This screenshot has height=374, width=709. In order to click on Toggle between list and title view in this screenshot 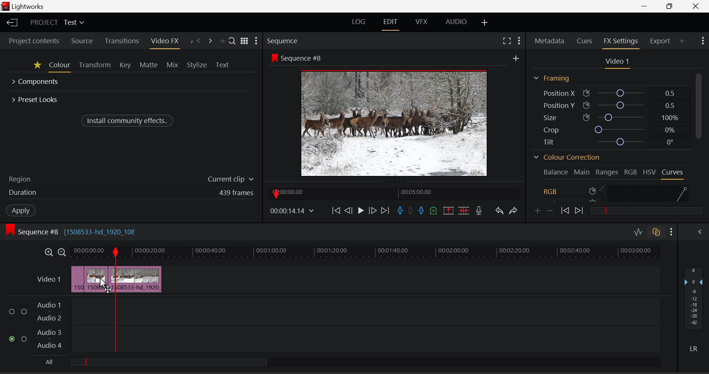, I will do `click(244, 41)`.